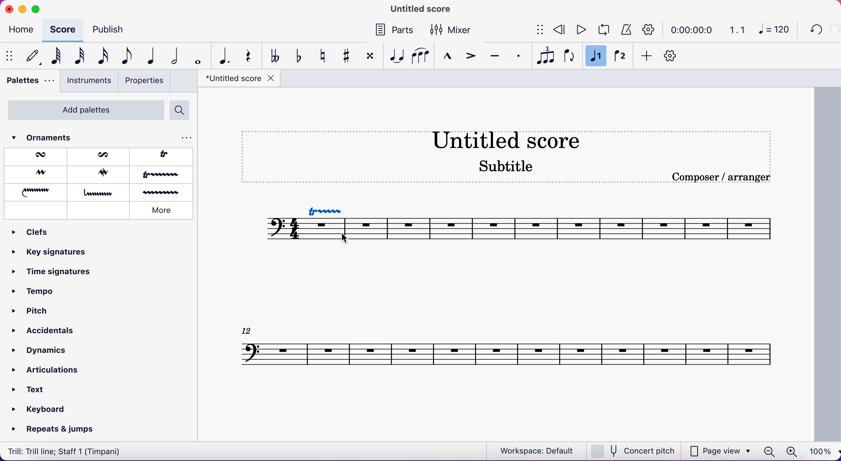 The height and width of the screenshot is (461, 841). What do you see at coordinates (517, 55) in the screenshot?
I see `staccato` at bounding box center [517, 55].